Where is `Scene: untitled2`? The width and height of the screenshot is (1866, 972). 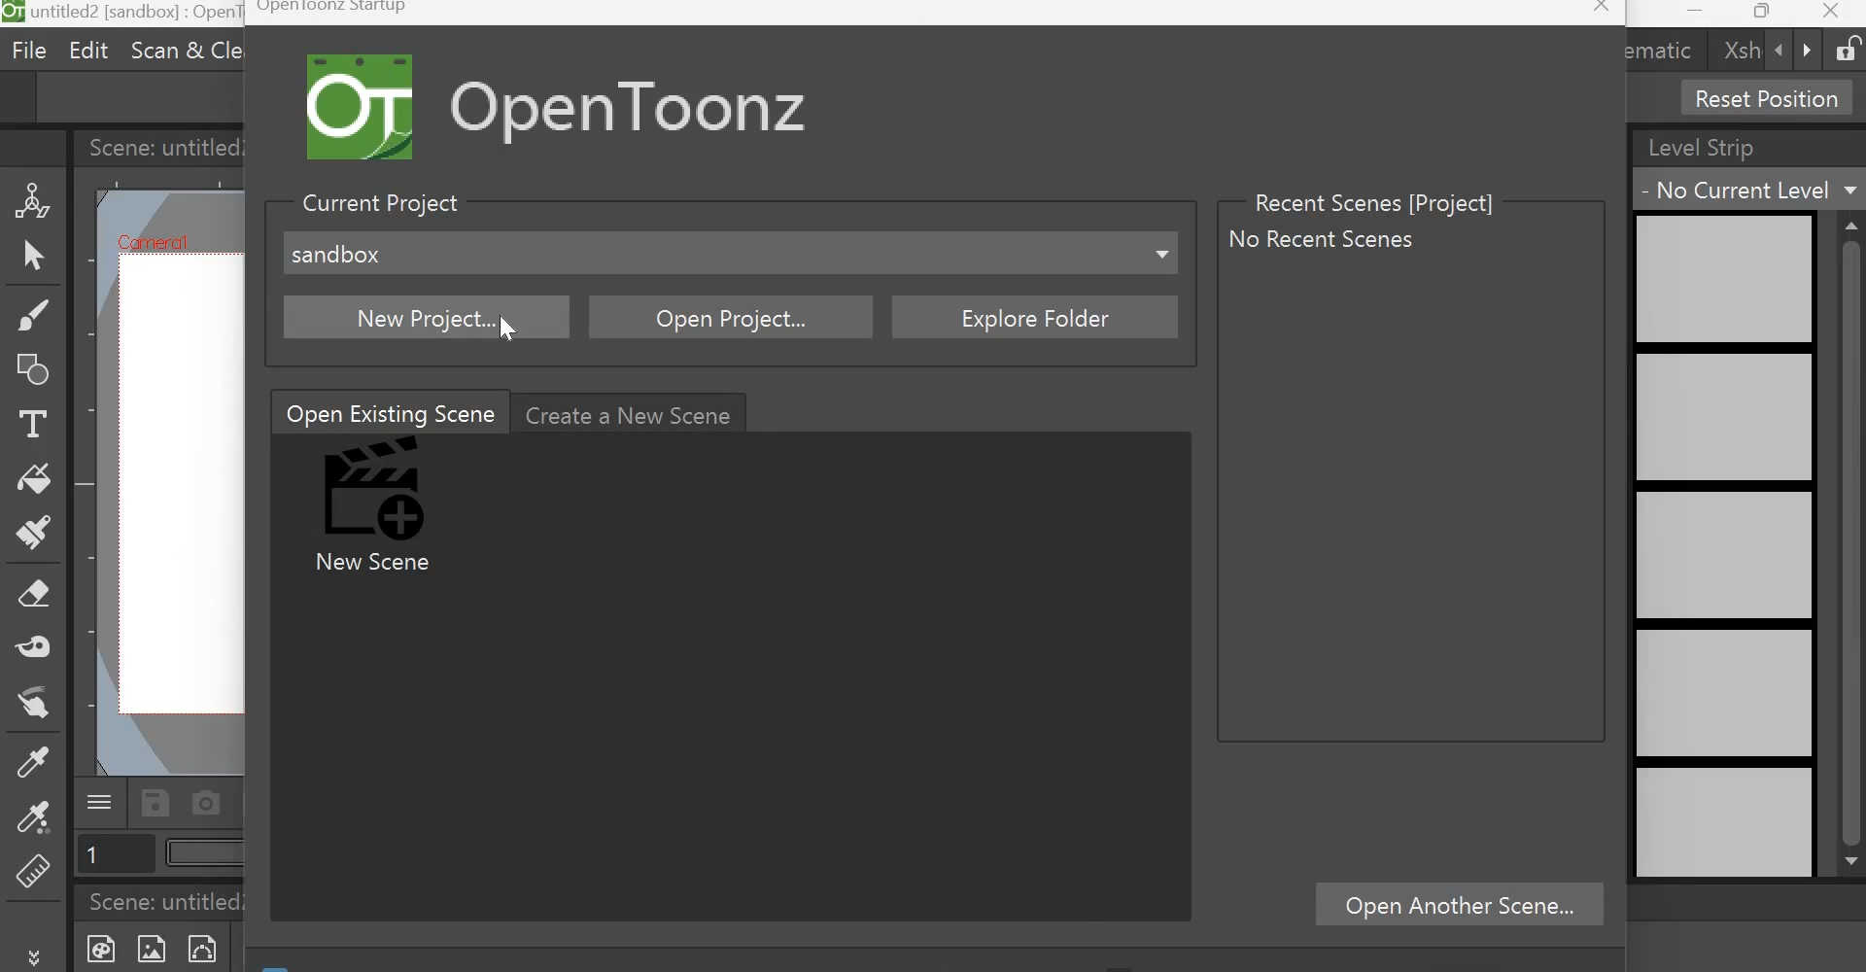 Scene: untitled2 is located at coordinates (159, 146).